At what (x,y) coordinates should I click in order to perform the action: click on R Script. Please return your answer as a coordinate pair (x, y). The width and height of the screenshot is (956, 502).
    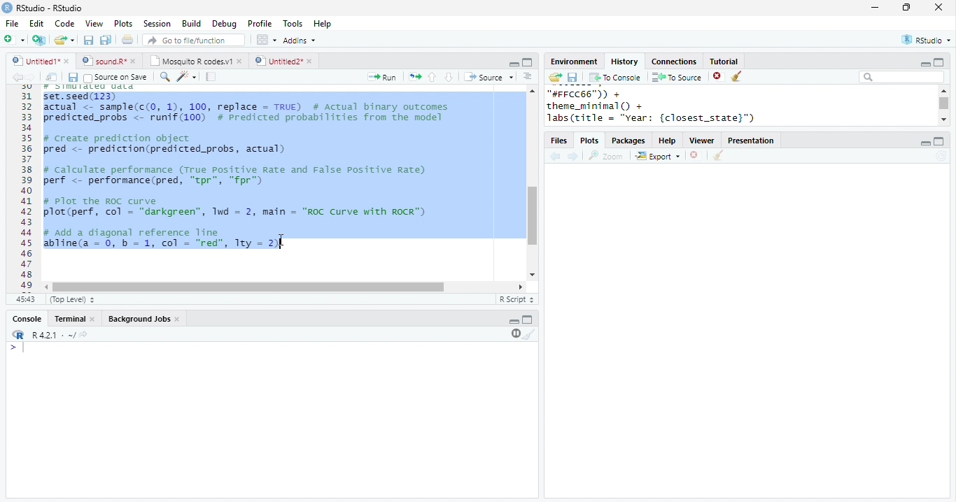
    Looking at the image, I should click on (517, 299).